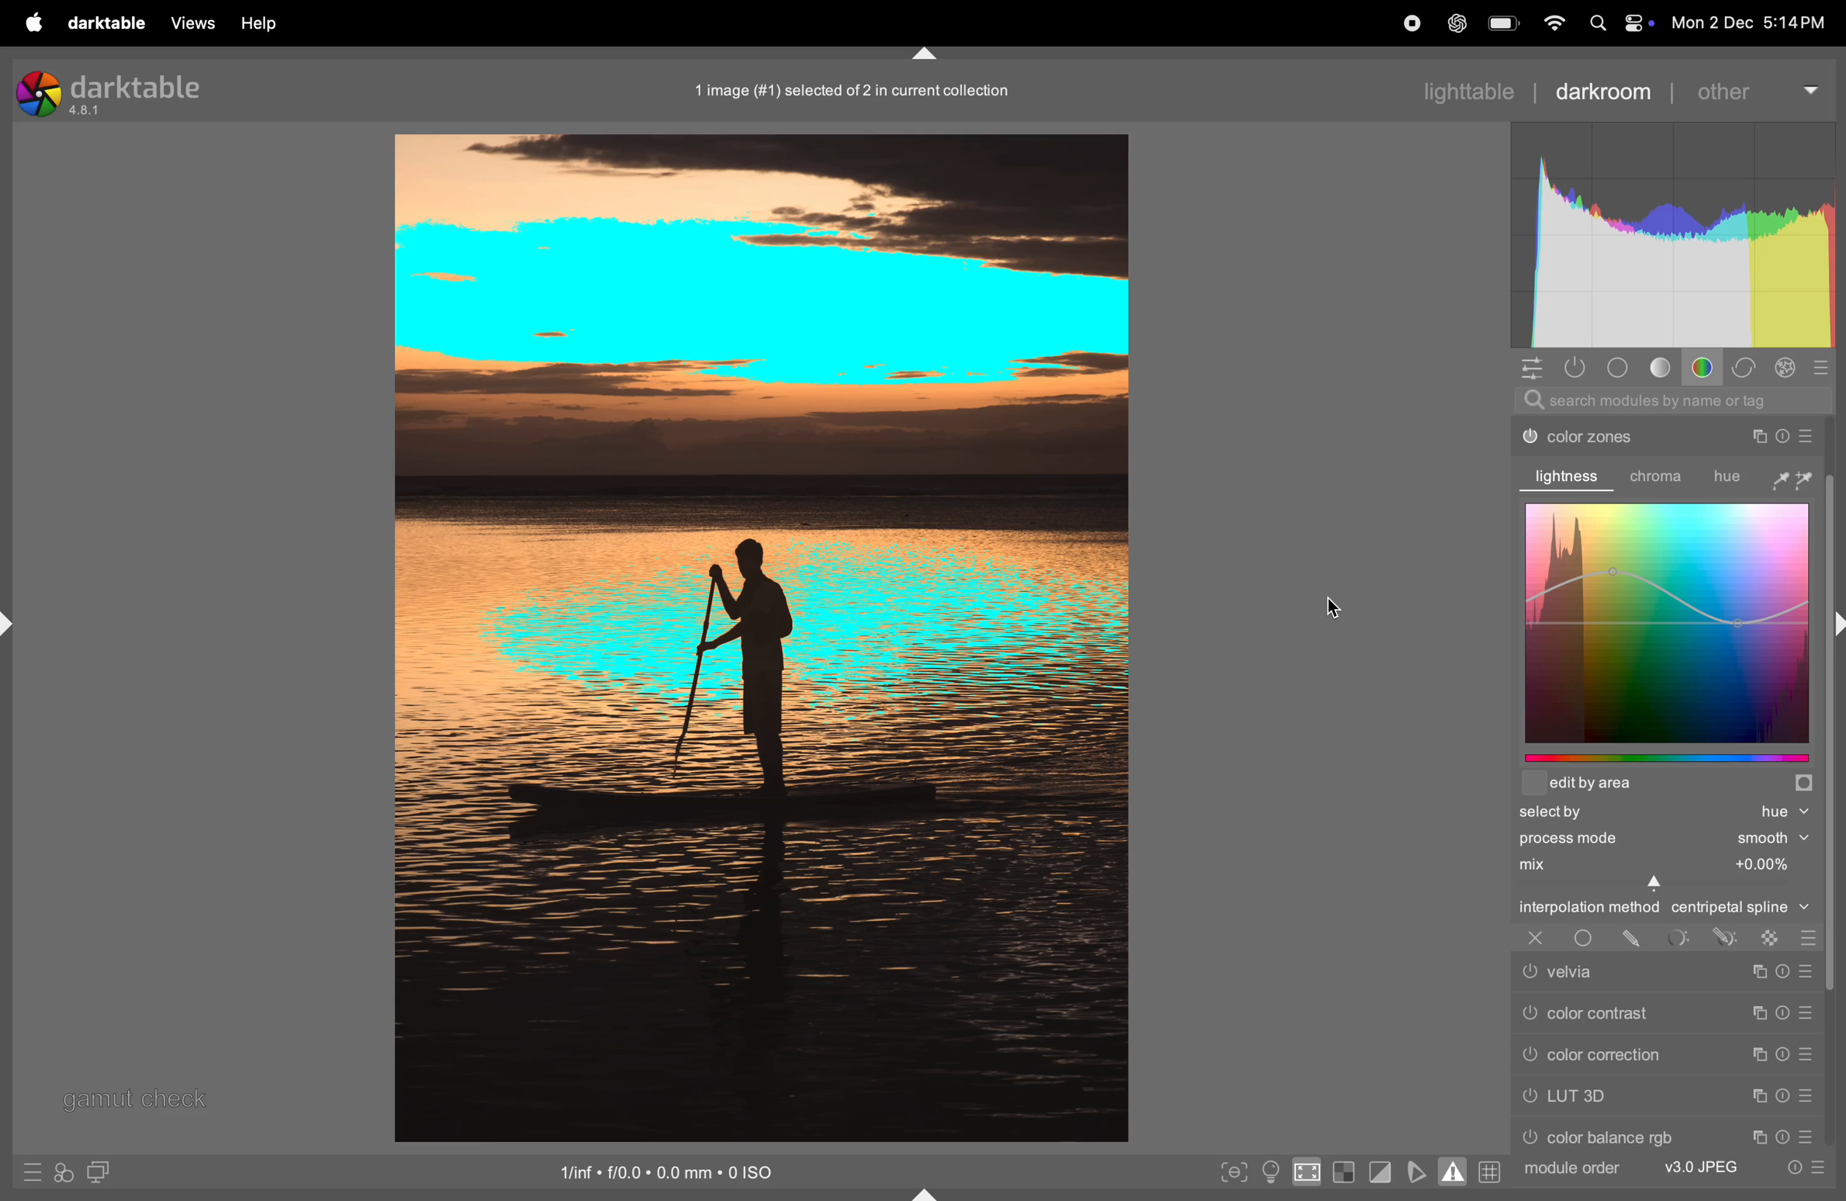 Image resolution: width=1846 pixels, height=1201 pixels. What do you see at coordinates (1666, 624) in the screenshot?
I see `color graphs` at bounding box center [1666, 624].